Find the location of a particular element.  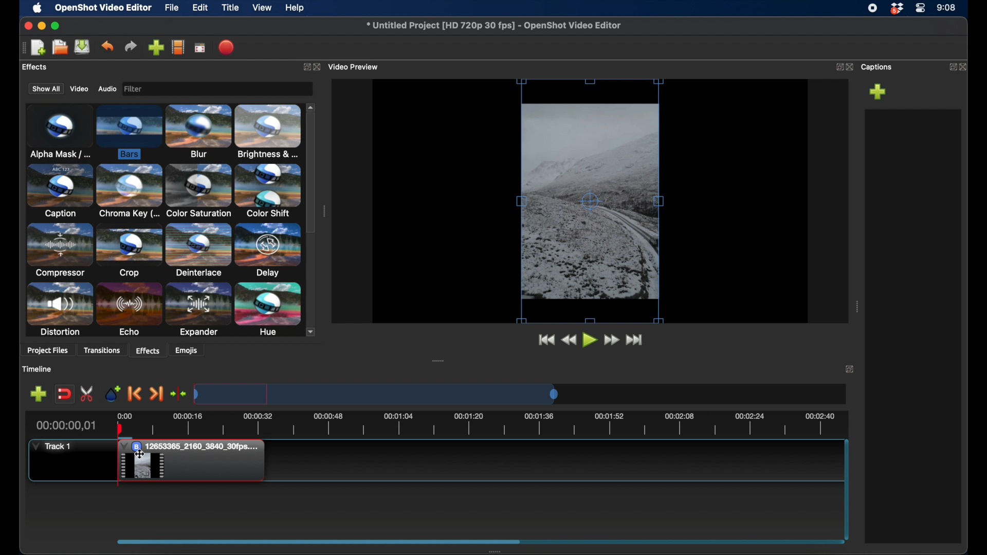

scroll up arrow is located at coordinates (312, 106).